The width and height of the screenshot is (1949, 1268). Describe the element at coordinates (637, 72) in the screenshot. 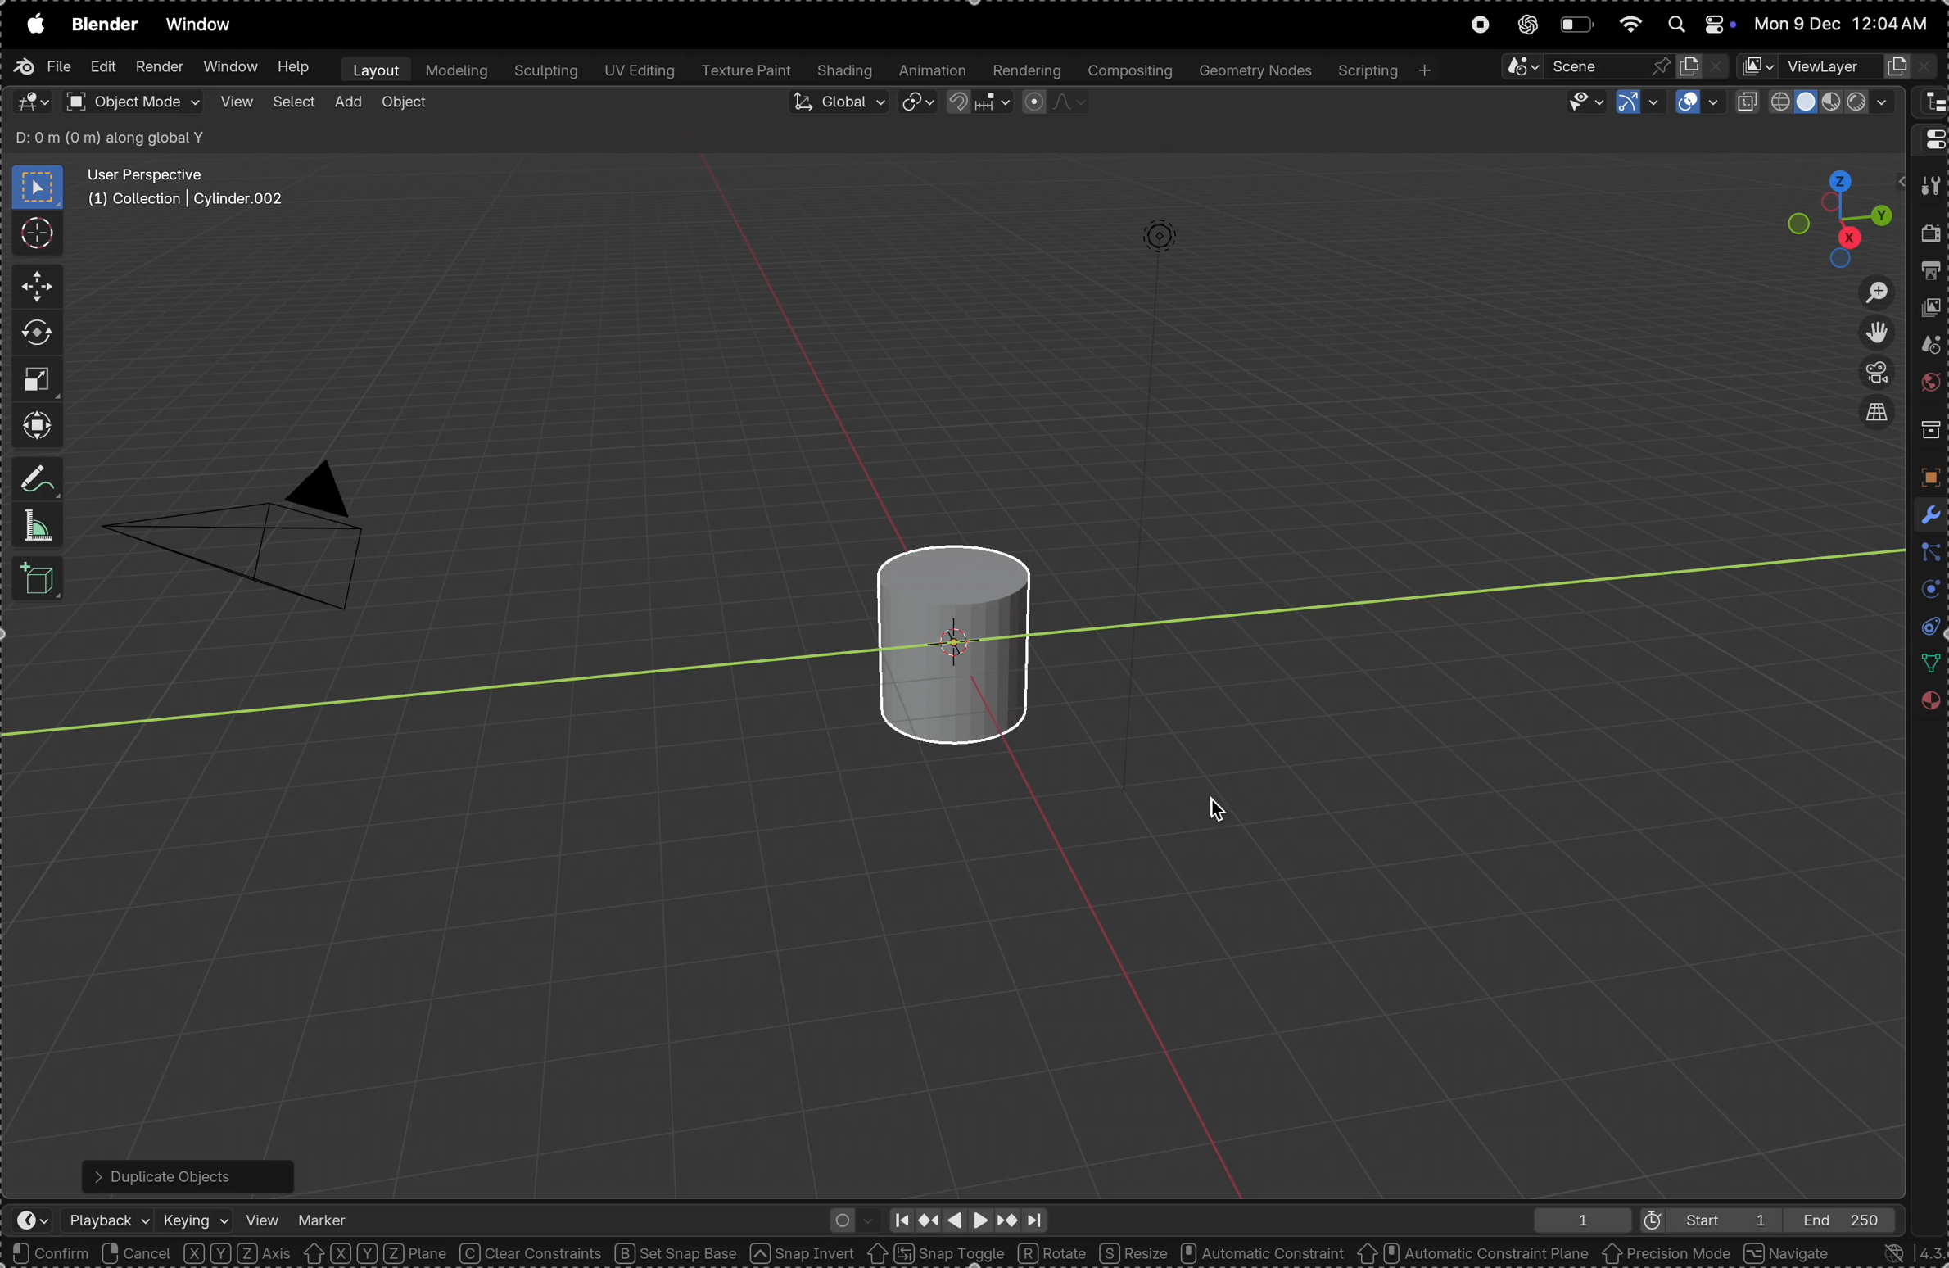

I see `uv editing` at that location.